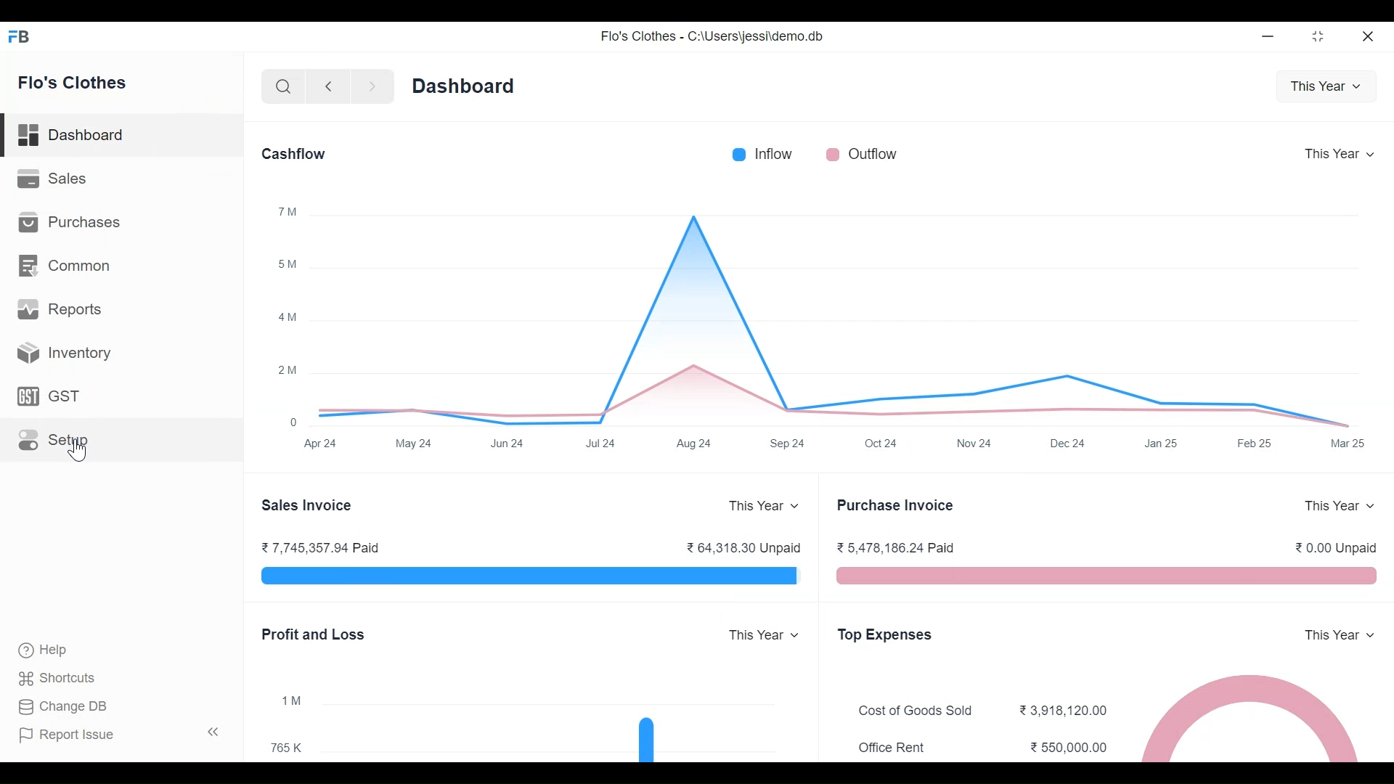 This screenshot has height=784, width=1394. I want to click on Flo's Clothes - C:\Users\jessi\demo.db, so click(712, 38).